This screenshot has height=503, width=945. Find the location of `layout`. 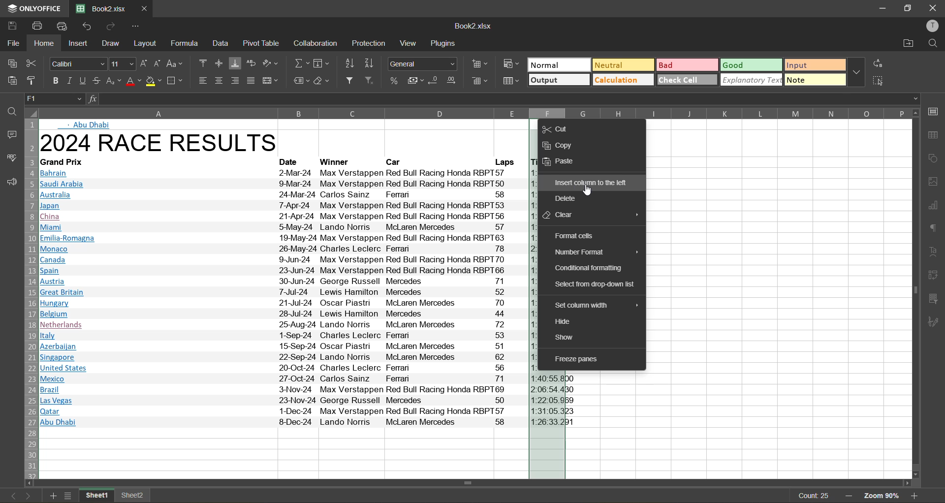

layout is located at coordinates (145, 43).